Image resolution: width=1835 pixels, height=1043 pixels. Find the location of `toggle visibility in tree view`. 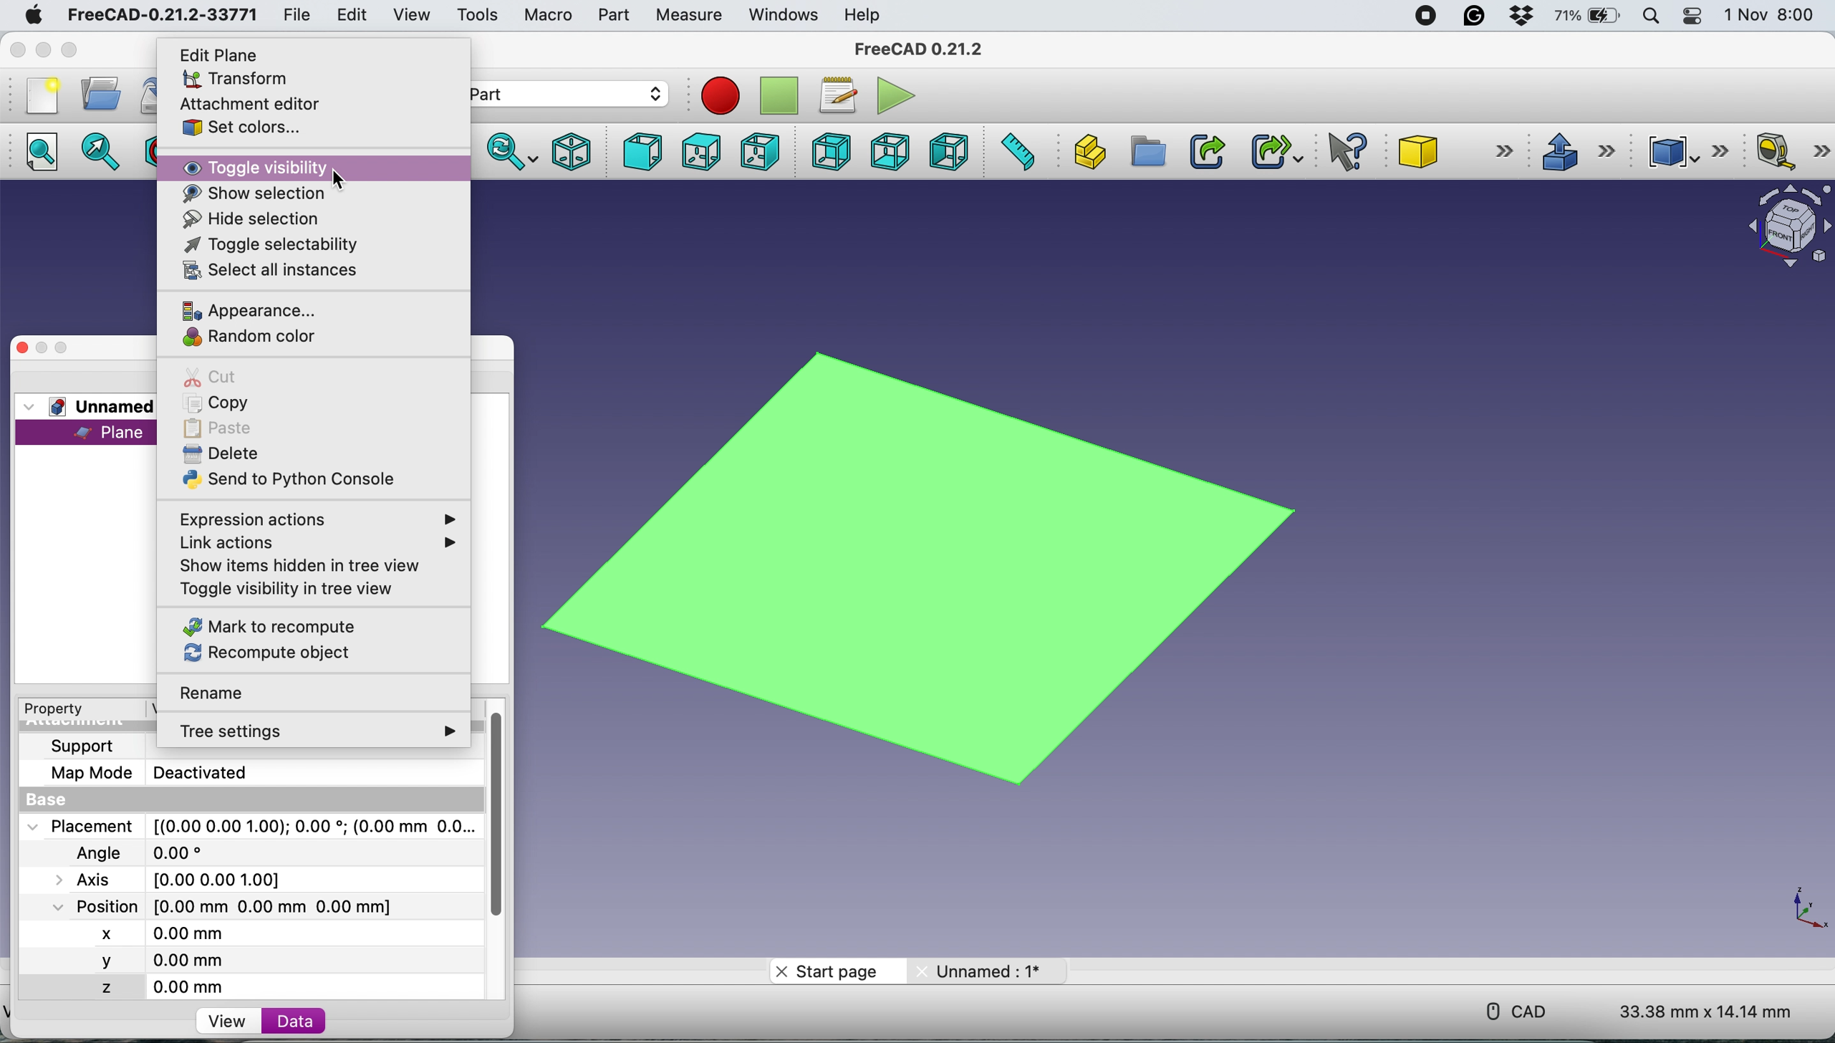

toggle visibility in tree view is located at coordinates (289, 590).